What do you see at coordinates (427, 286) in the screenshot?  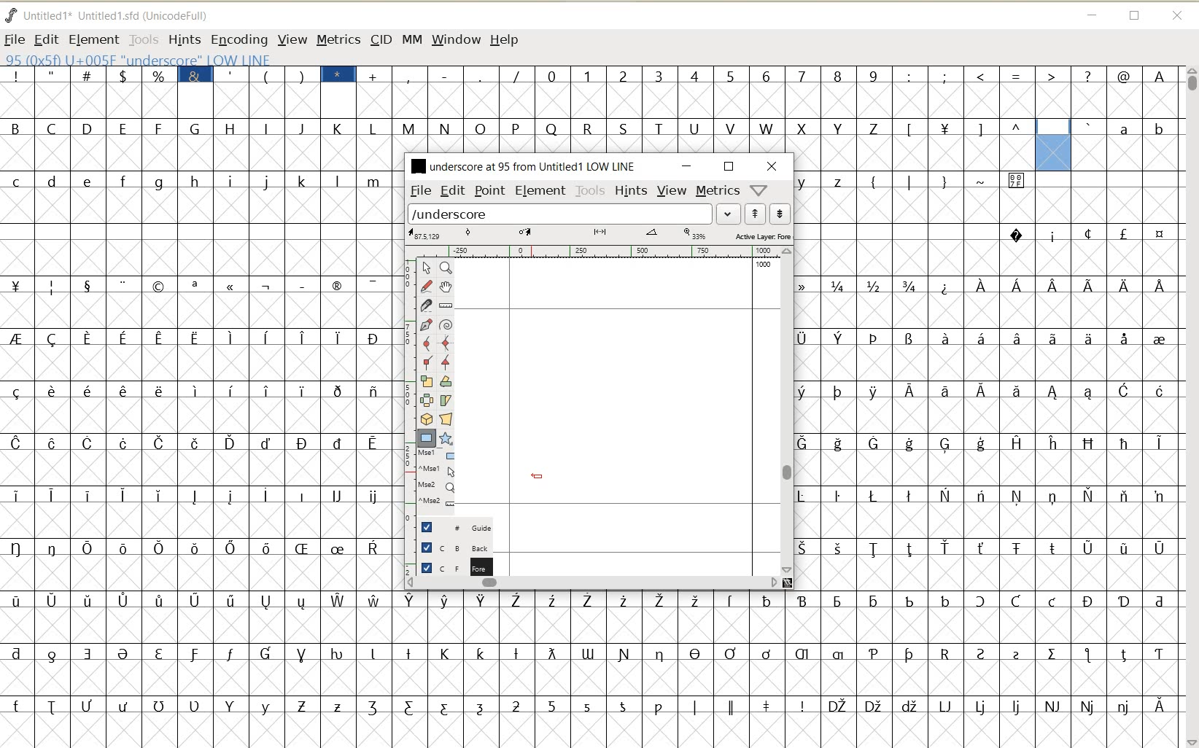 I see `draw a freehand curve` at bounding box center [427, 286].